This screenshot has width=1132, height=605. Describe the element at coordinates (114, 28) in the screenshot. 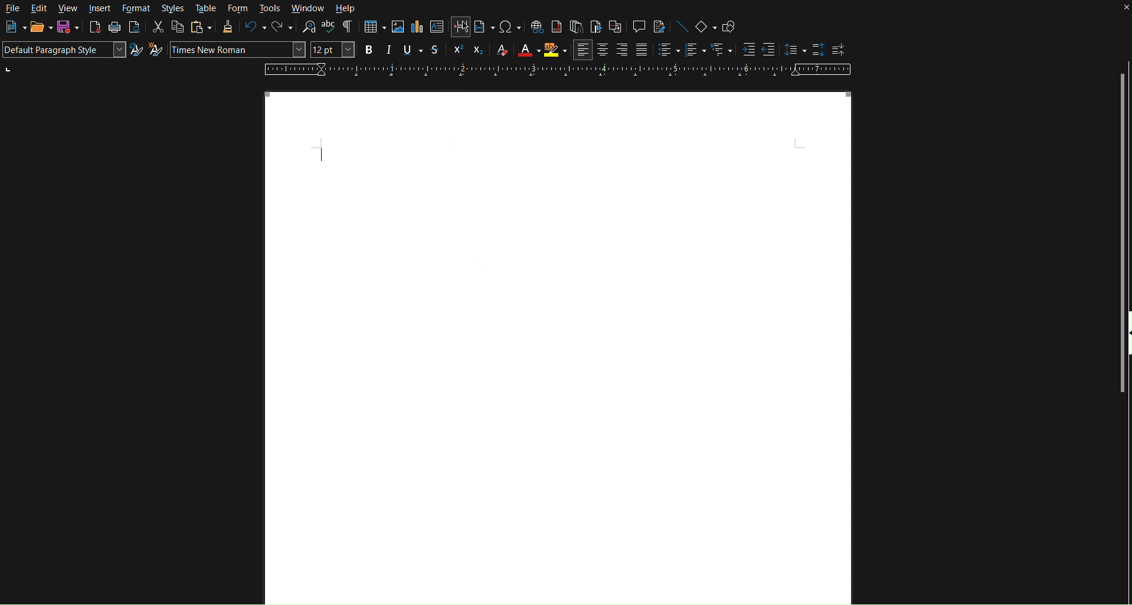

I see `Print` at that location.